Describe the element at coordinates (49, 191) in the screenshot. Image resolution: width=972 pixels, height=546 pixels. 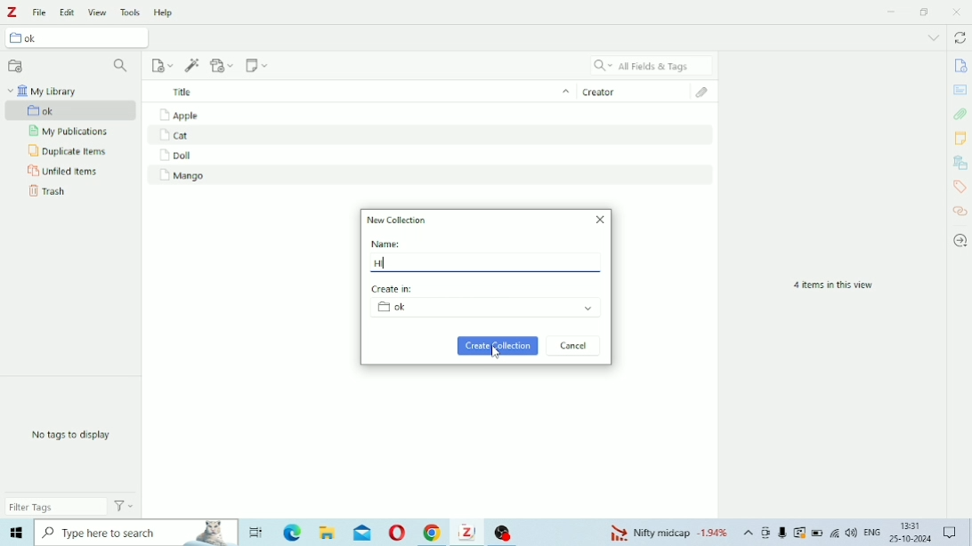
I see `Trash` at that location.